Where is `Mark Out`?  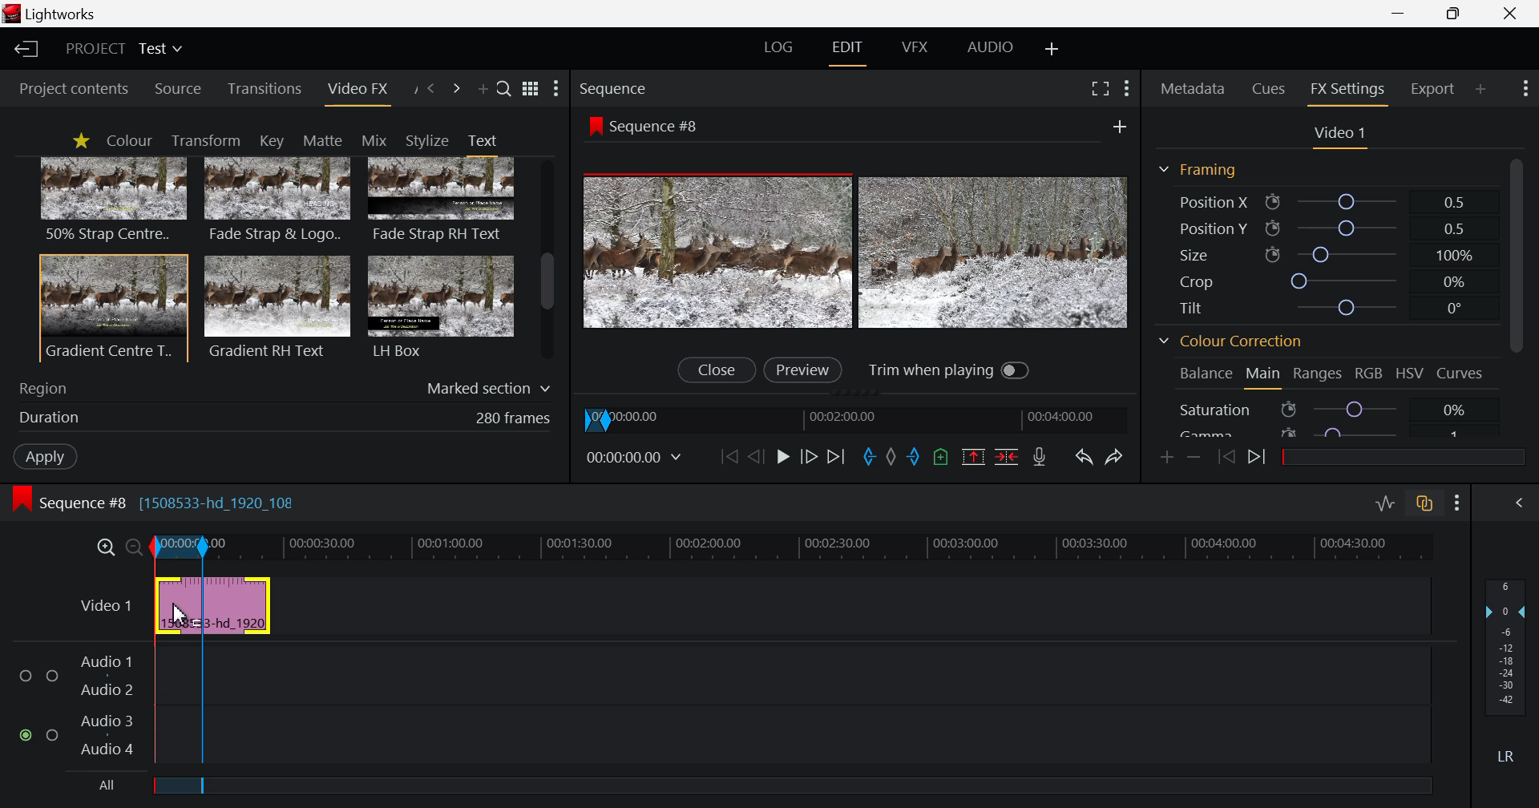 Mark Out is located at coordinates (914, 459).